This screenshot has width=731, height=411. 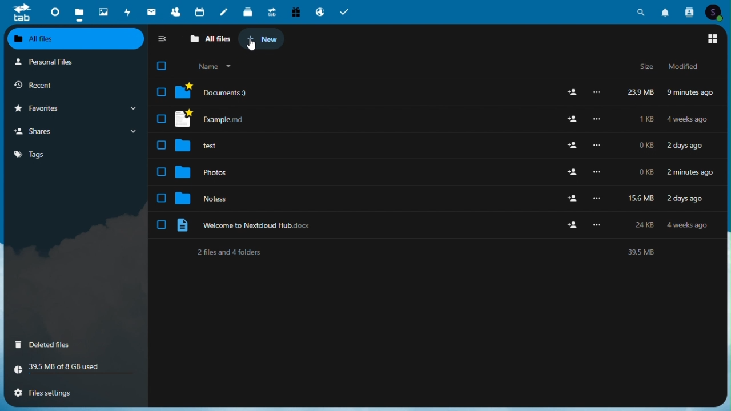 What do you see at coordinates (161, 146) in the screenshot?
I see `select` at bounding box center [161, 146].